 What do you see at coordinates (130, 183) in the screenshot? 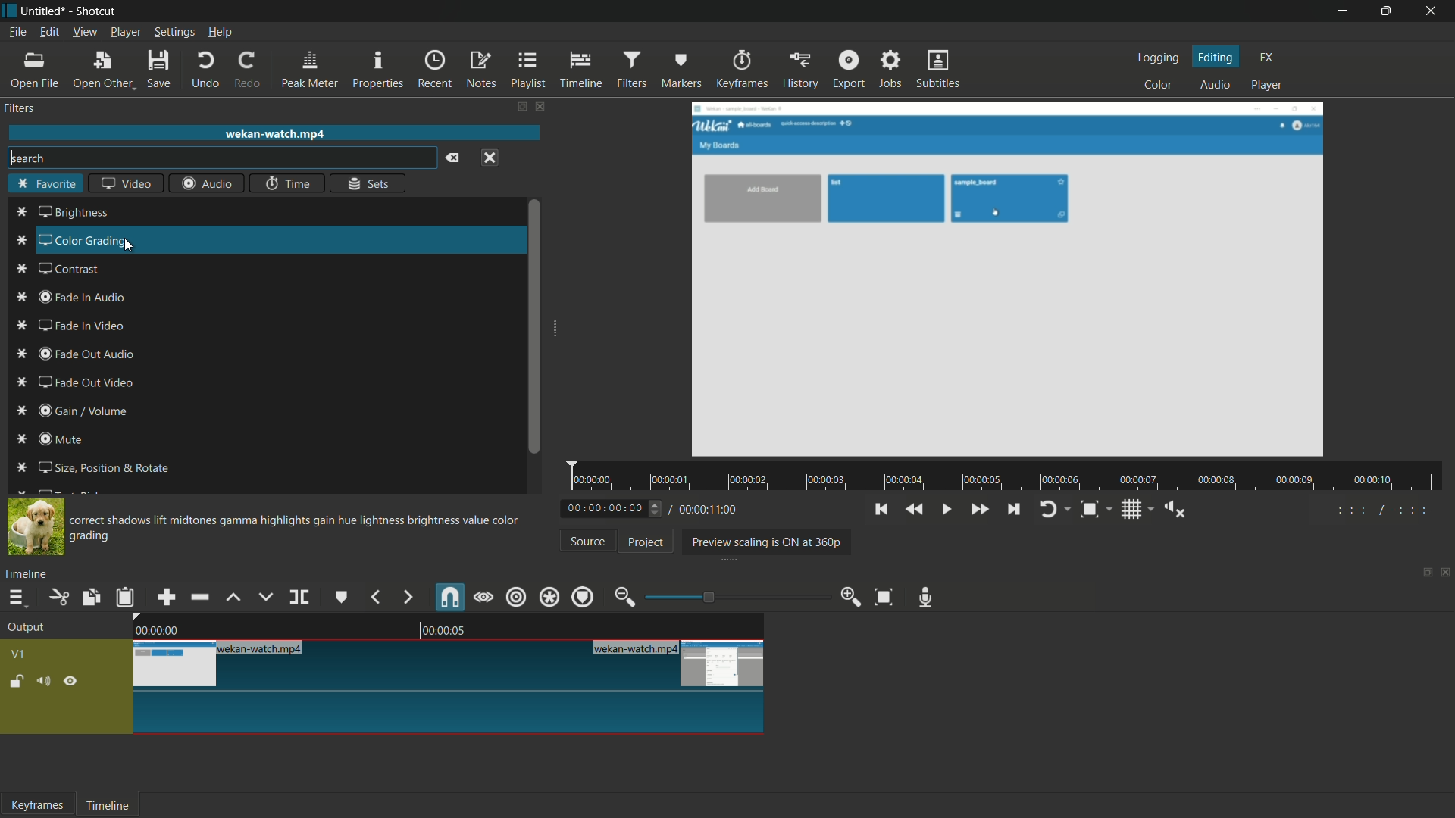
I see `video` at bounding box center [130, 183].